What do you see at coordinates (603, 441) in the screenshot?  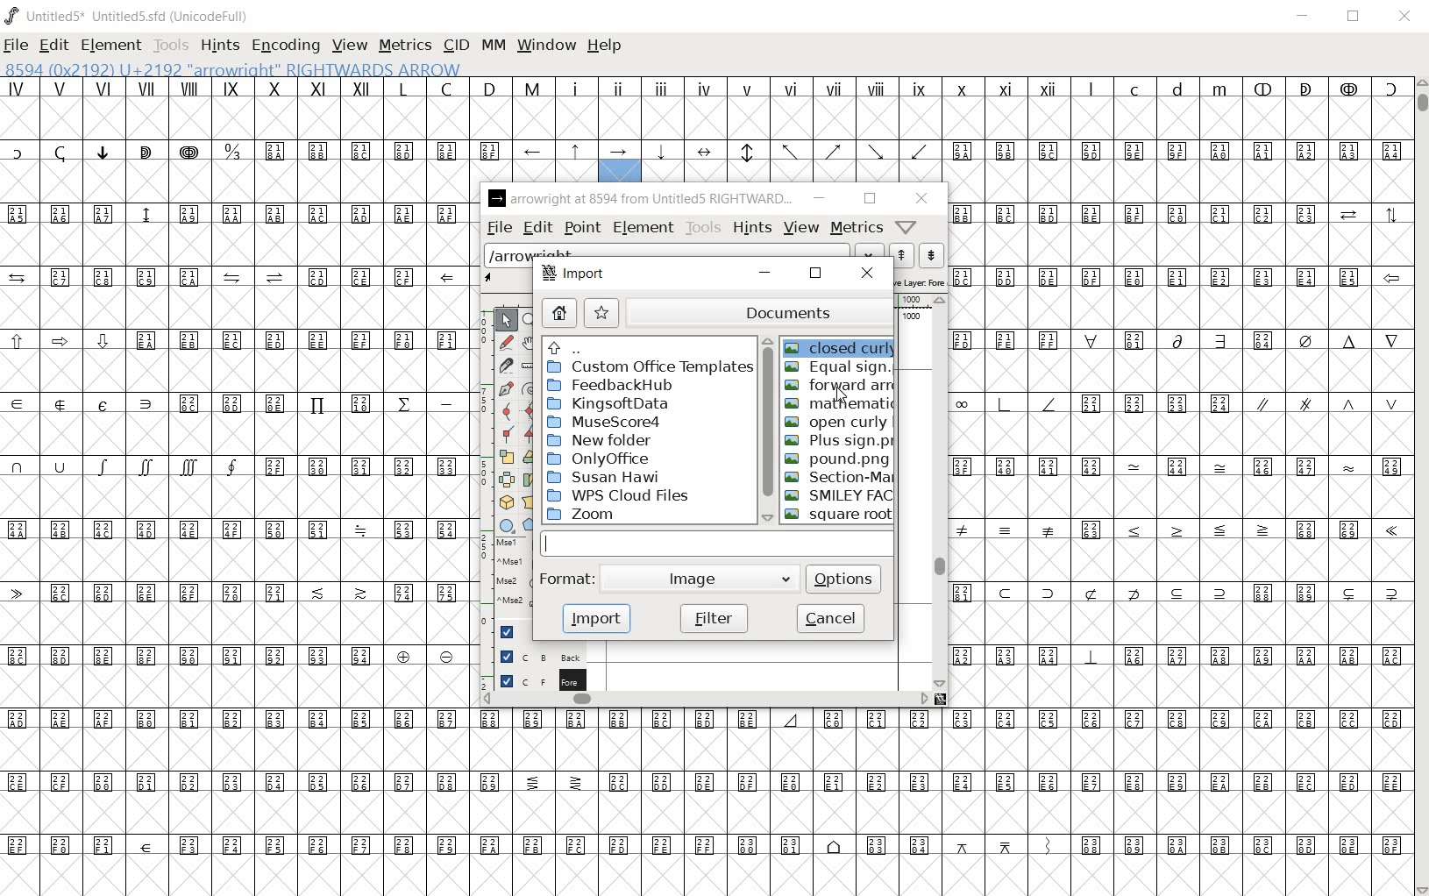 I see `New folder` at bounding box center [603, 441].